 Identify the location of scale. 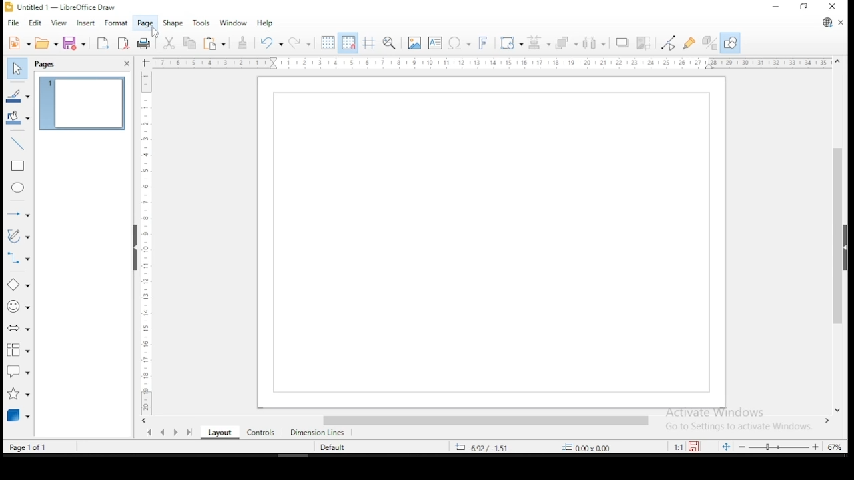
(146, 243).